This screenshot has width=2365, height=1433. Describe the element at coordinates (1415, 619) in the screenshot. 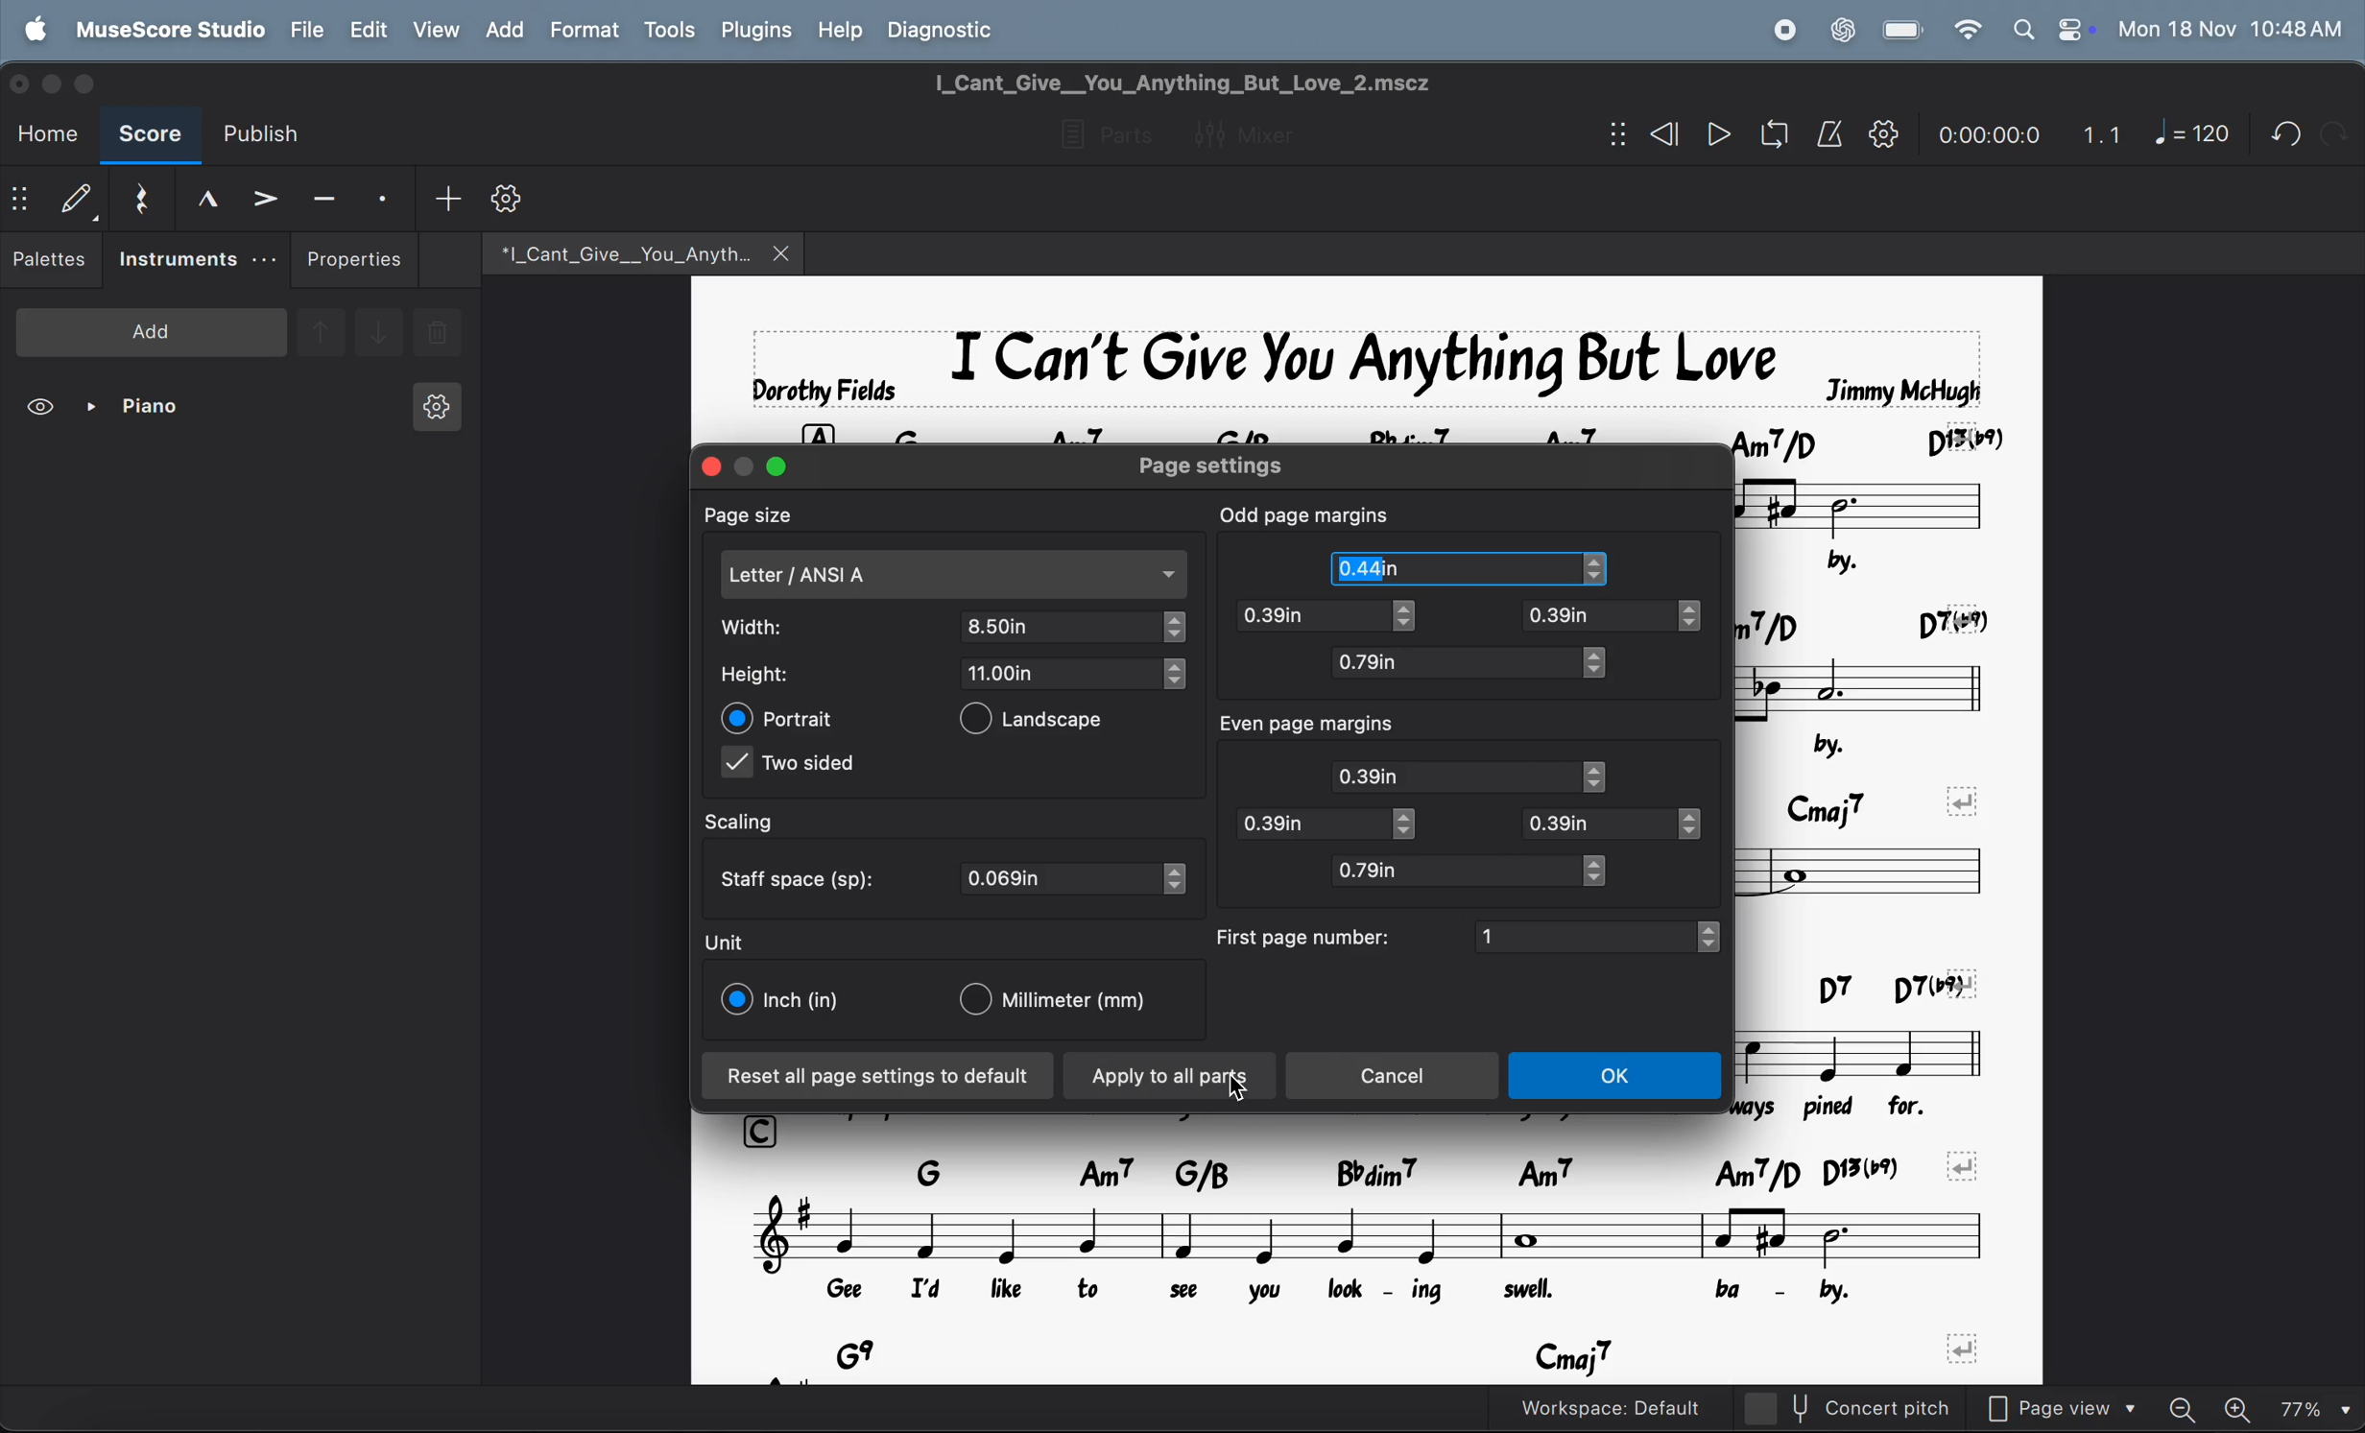

I see `toogle` at that location.